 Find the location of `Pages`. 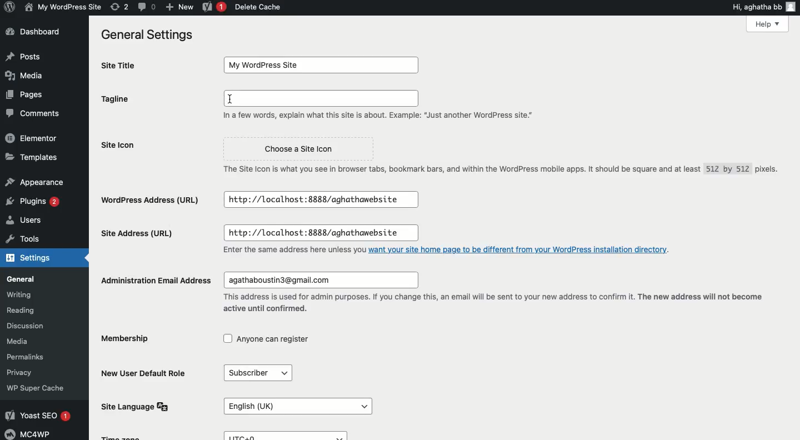

Pages is located at coordinates (22, 96).